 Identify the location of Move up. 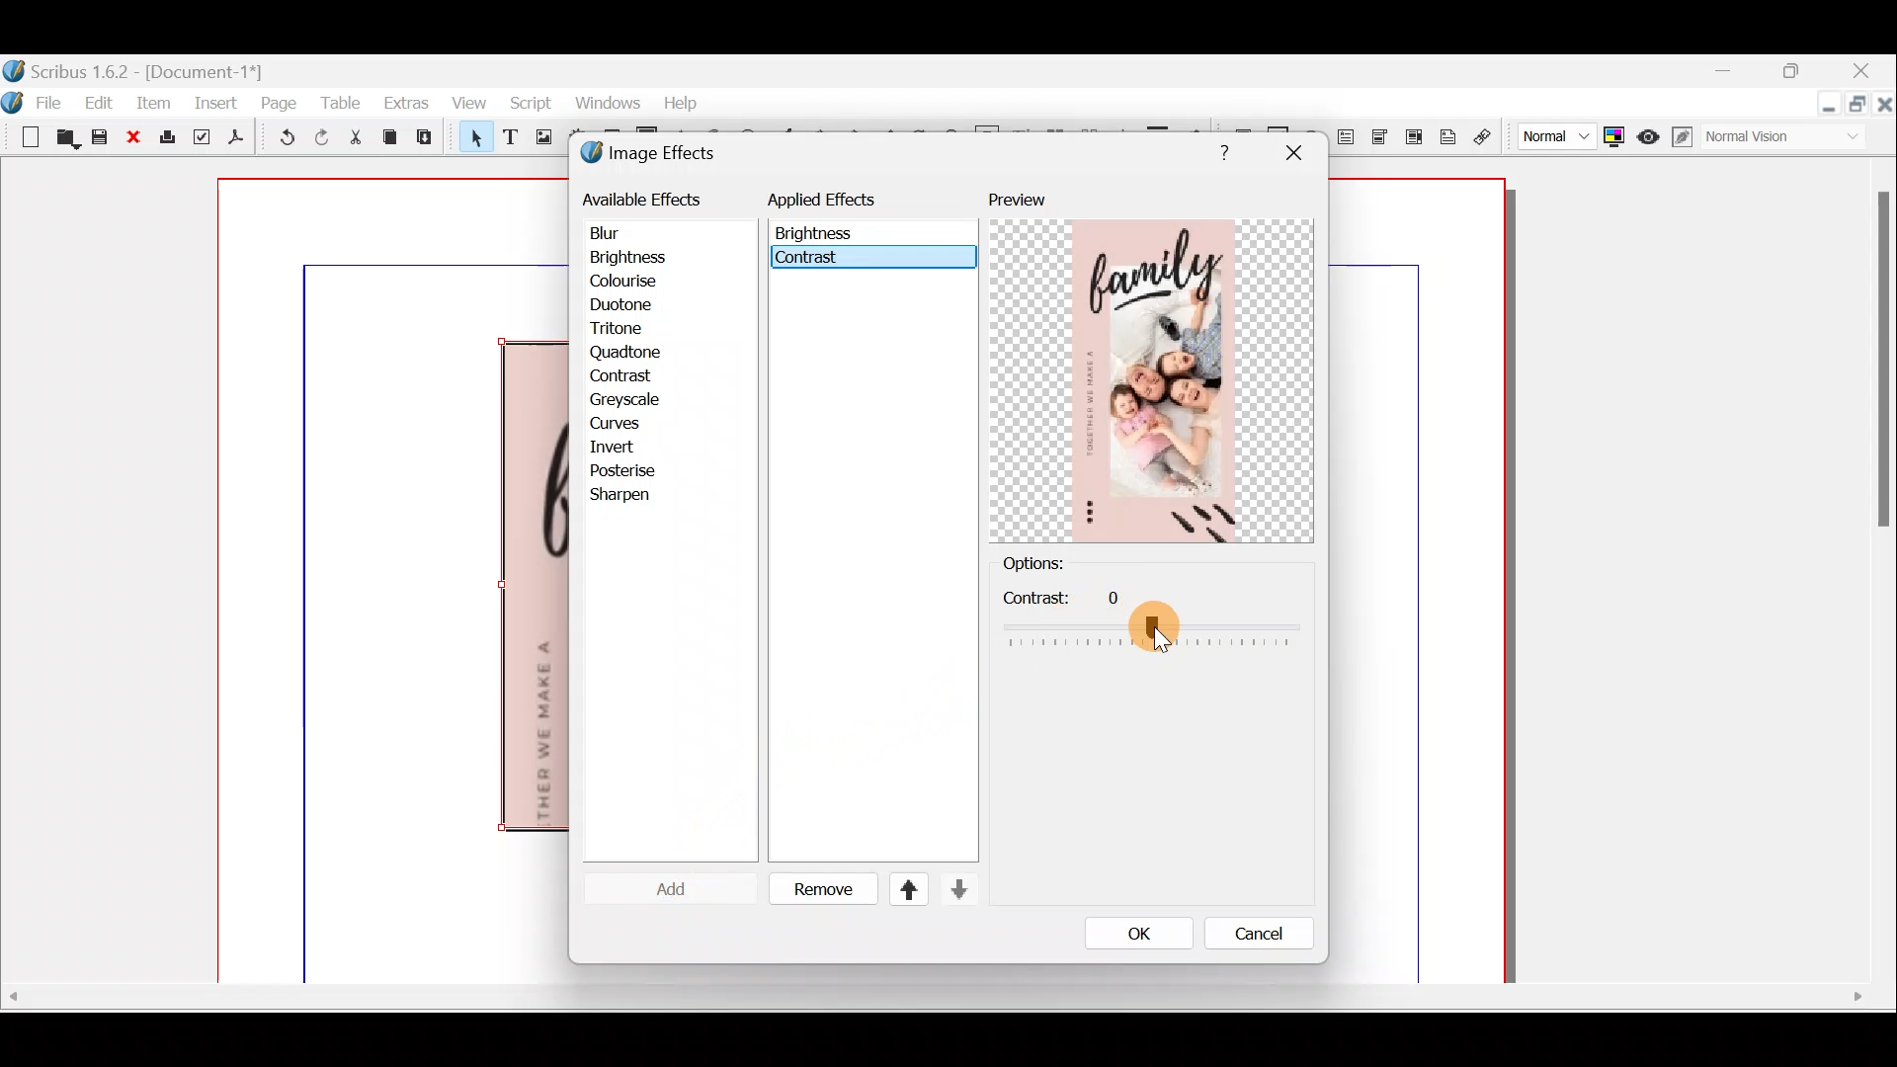
(900, 889).